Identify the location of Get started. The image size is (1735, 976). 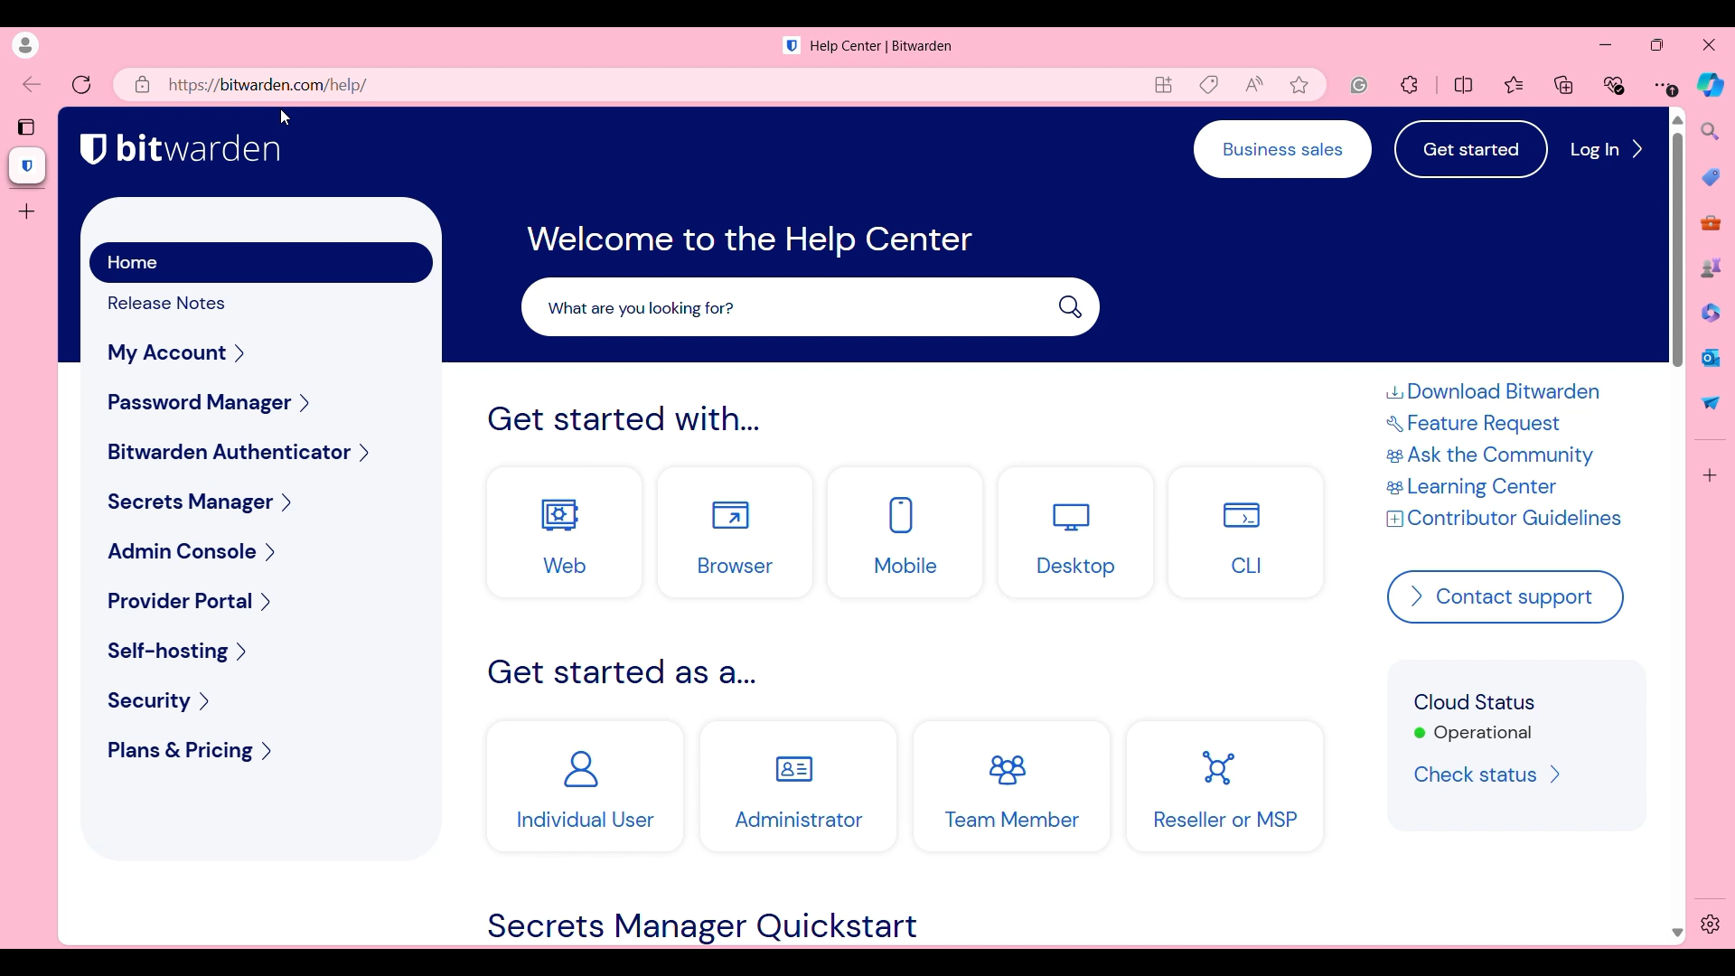
(1470, 148).